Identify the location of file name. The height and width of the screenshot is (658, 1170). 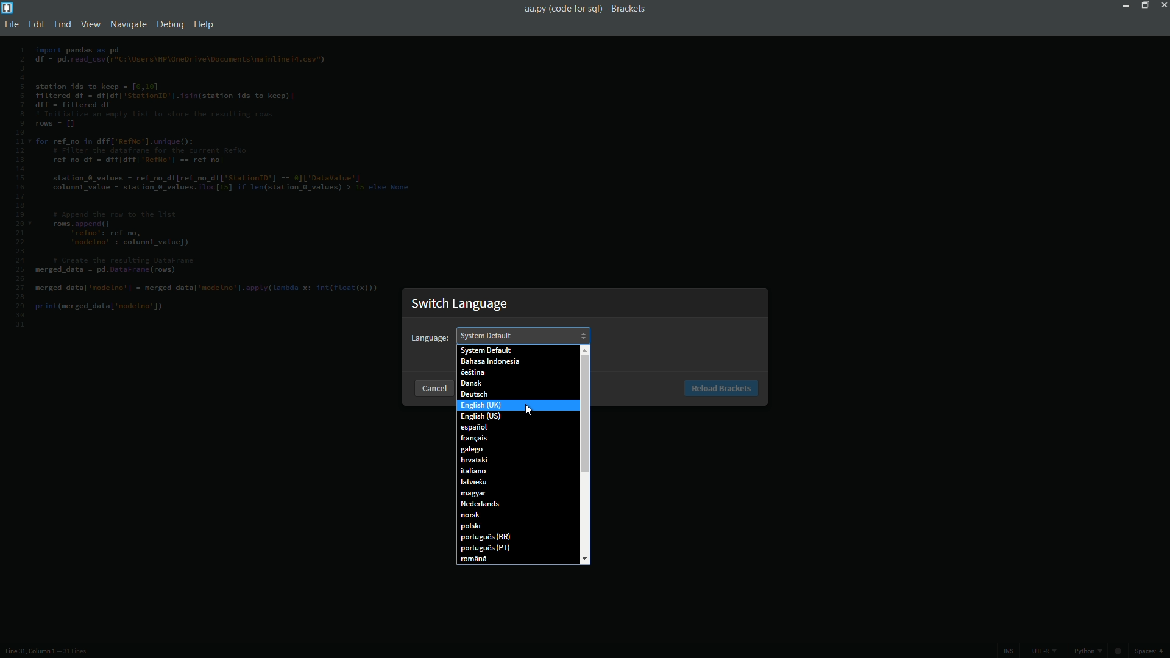
(561, 9).